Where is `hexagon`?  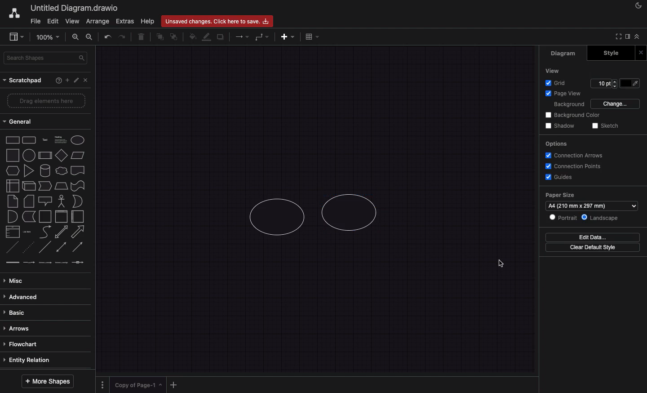
hexagon is located at coordinates (12, 171).